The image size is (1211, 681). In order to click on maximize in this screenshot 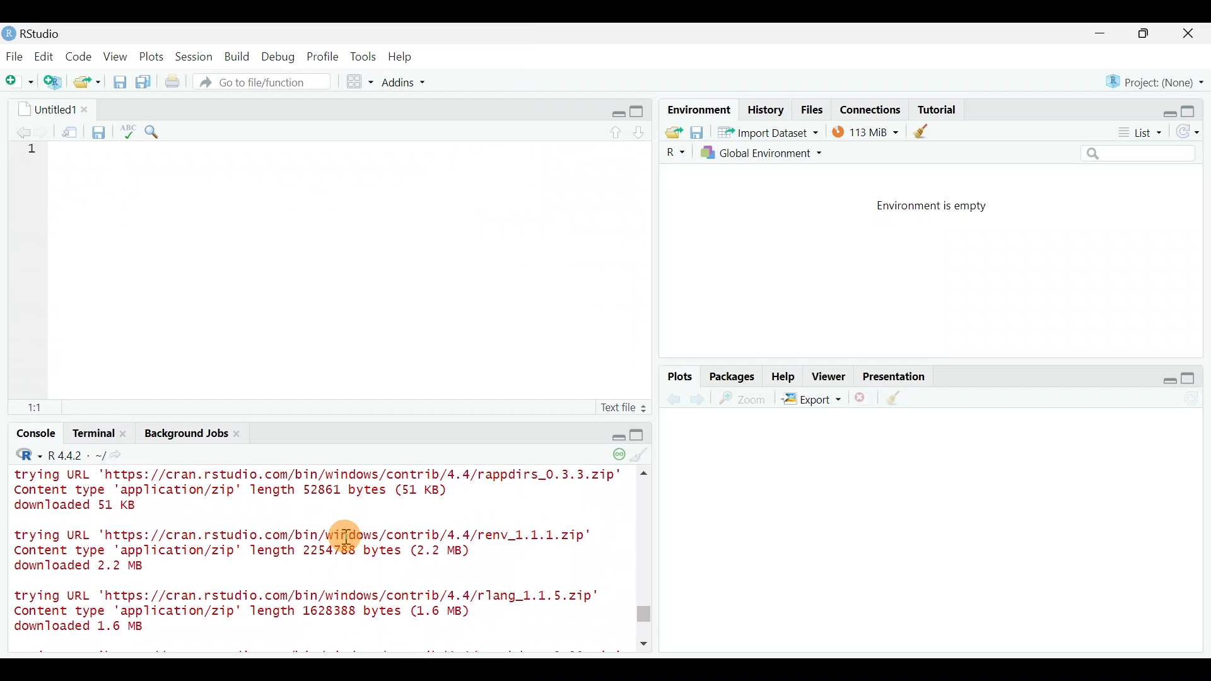, I will do `click(633, 433)`.